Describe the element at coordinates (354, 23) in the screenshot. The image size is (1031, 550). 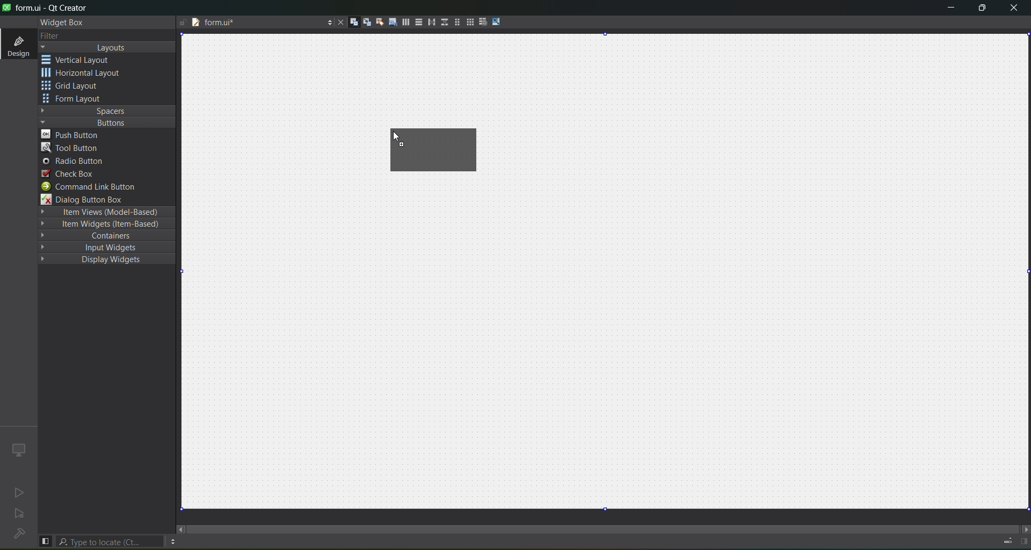
I see `edit widgets` at that location.